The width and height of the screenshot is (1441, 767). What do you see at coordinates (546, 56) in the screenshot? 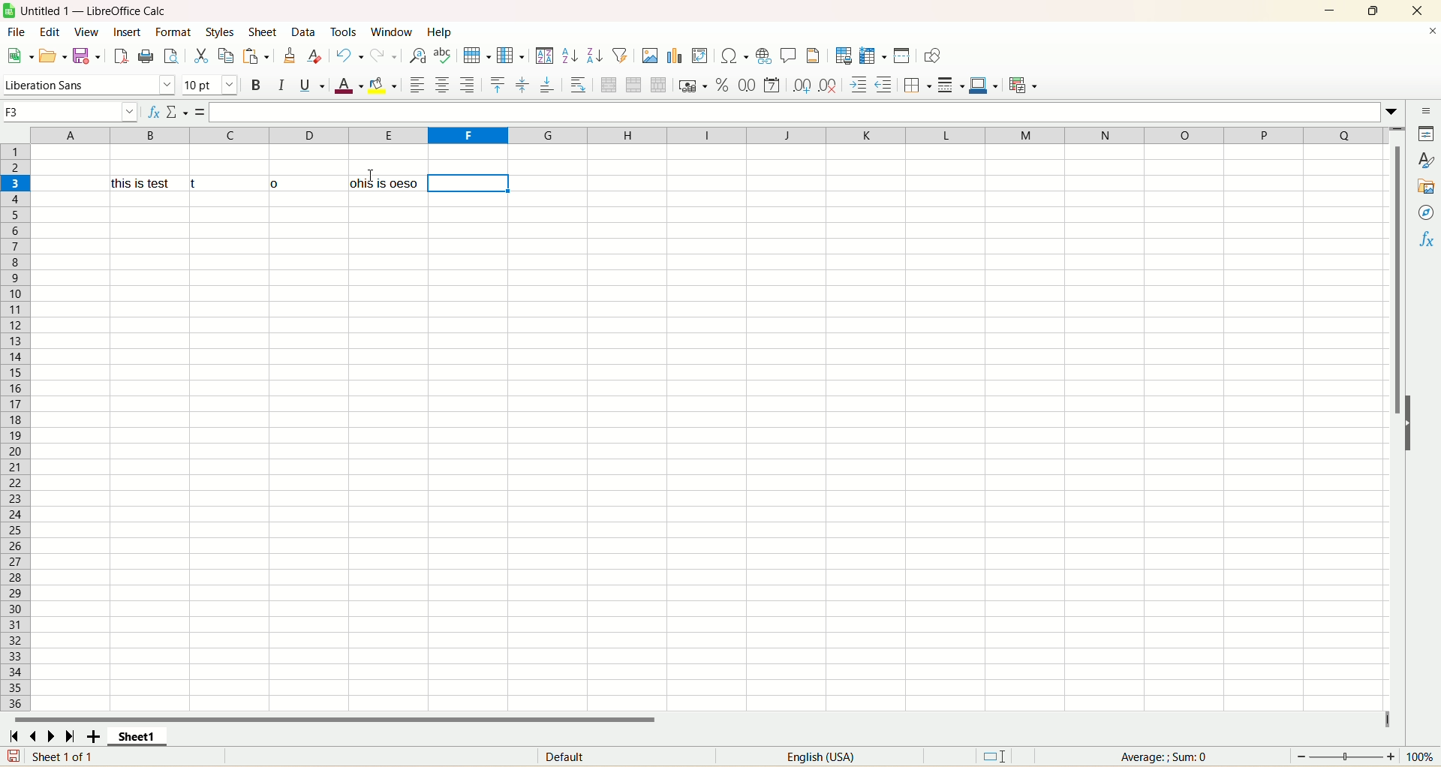
I see `sort` at bounding box center [546, 56].